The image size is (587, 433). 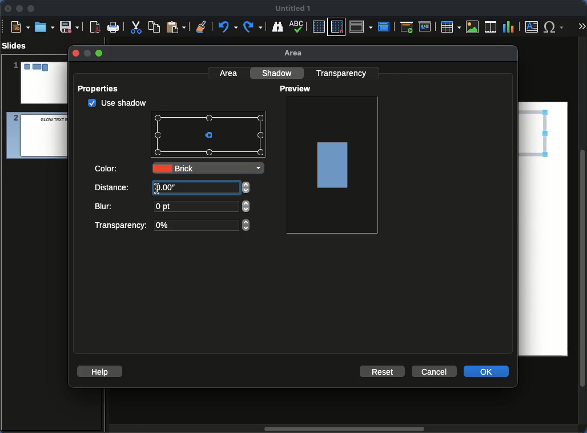 What do you see at coordinates (118, 103) in the screenshot?
I see `checked Use shadow` at bounding box center [118, 103].